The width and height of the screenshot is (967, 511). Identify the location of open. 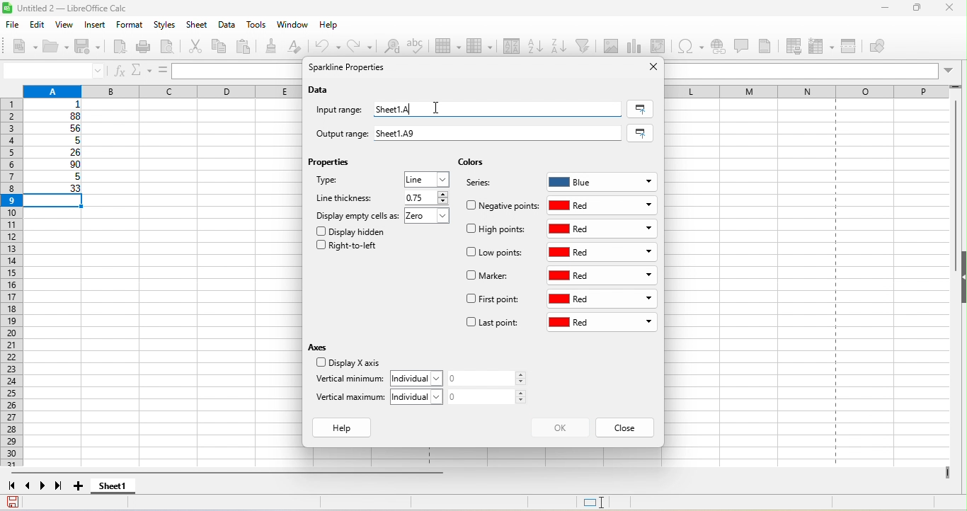
(57, 47).